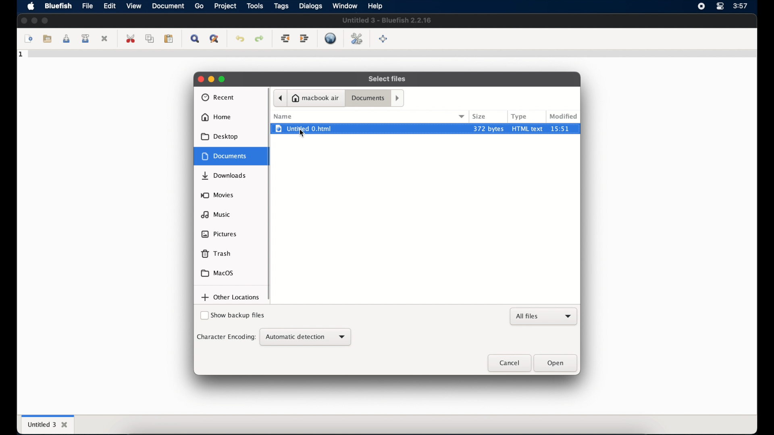 This screenshot has height=435, width=774. Describe the element at coordinates (544, 317) in the screenshot. I see `all files dropdown` at that location.